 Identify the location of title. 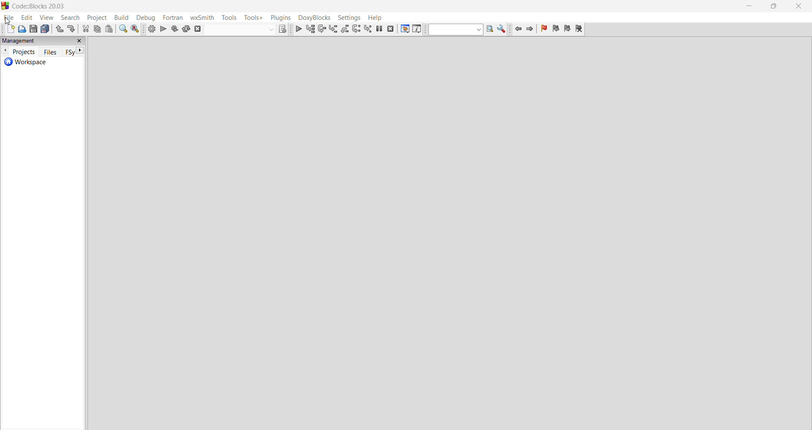
(39, 6).